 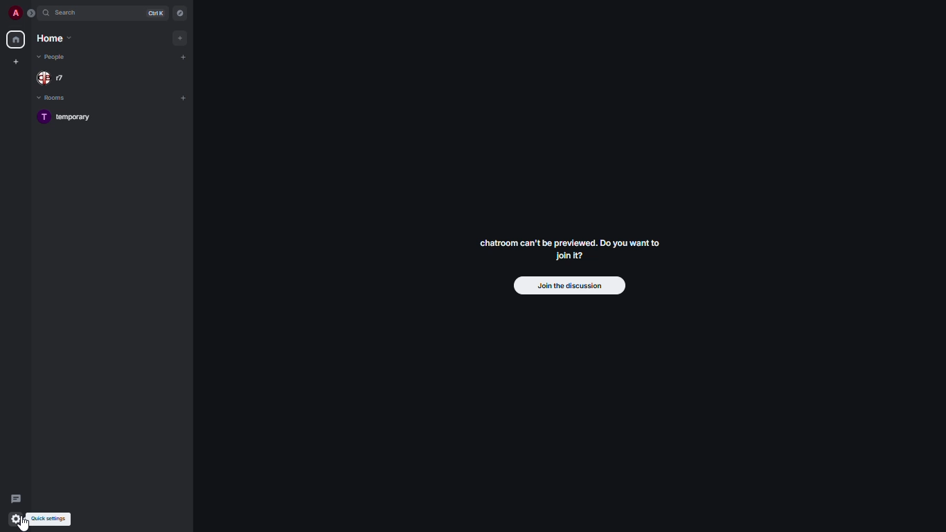 I want to click on room, so click(x=69, y=118).